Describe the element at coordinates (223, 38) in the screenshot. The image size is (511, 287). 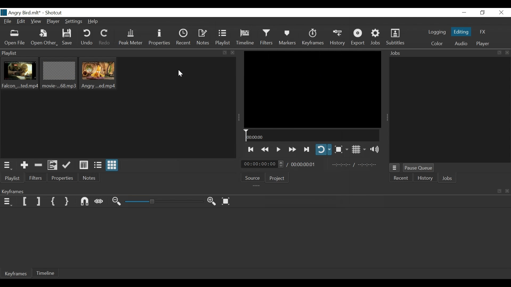
I see `Playlist` at that location.